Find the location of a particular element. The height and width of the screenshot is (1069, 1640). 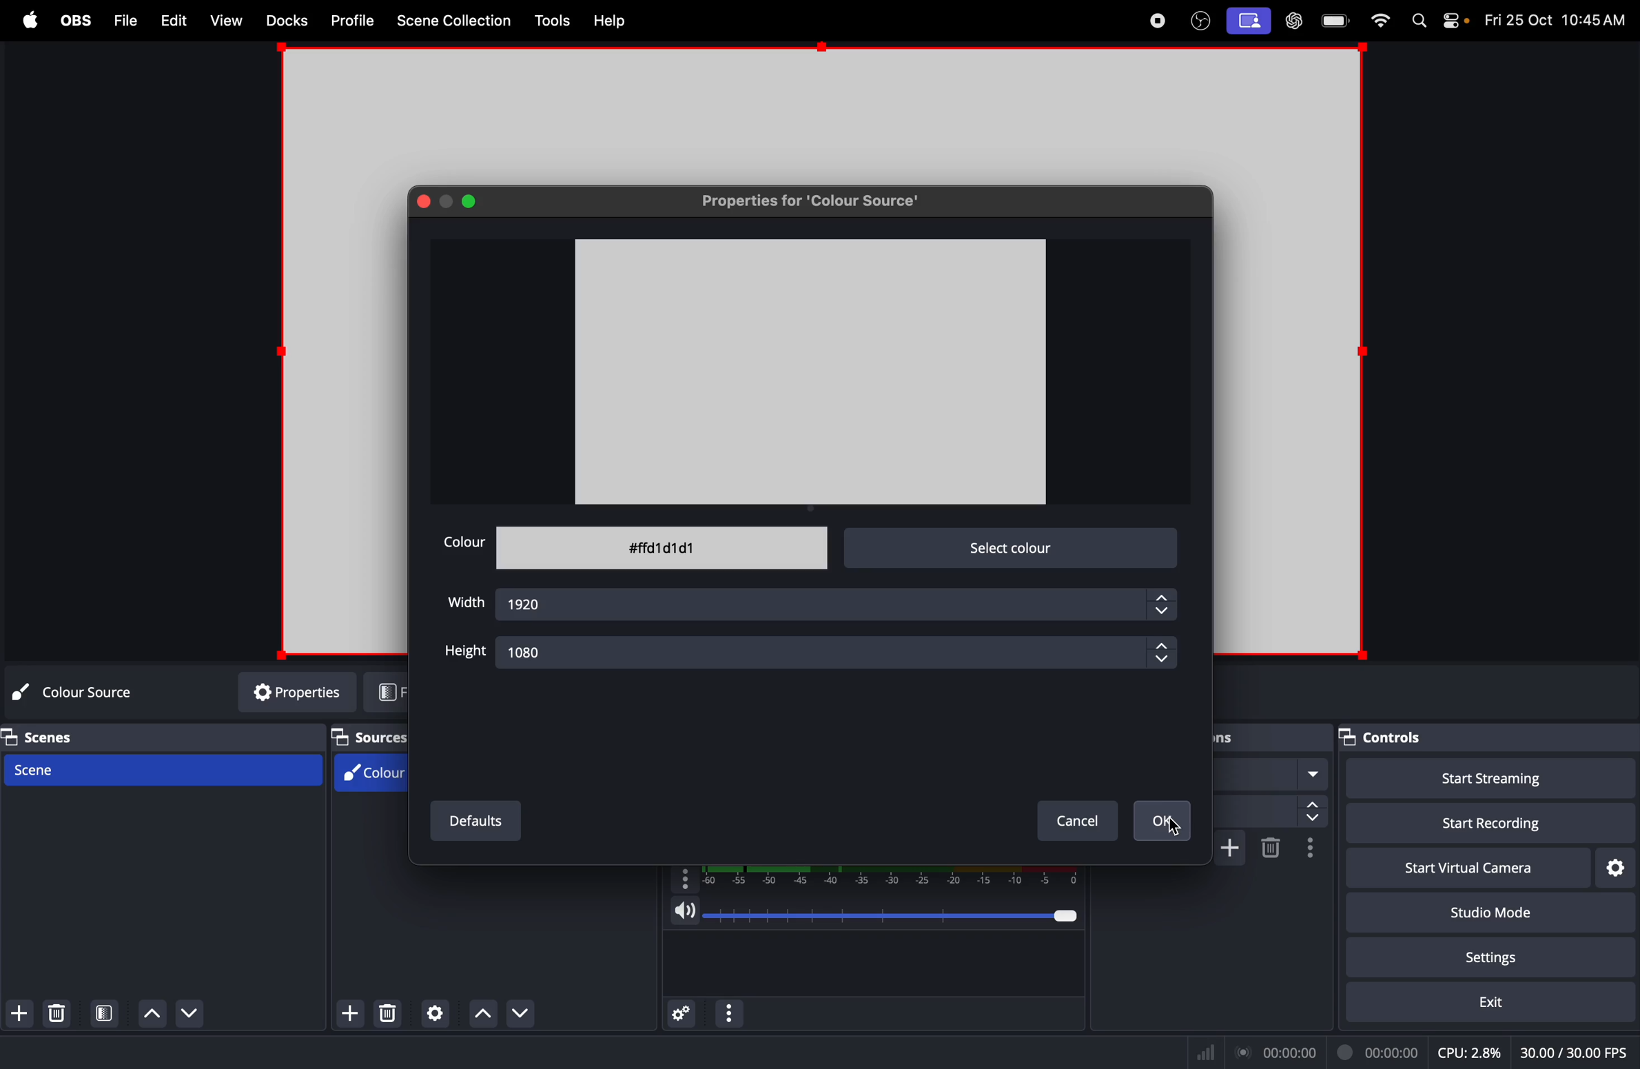

record is located at coordinates (1156, 21).